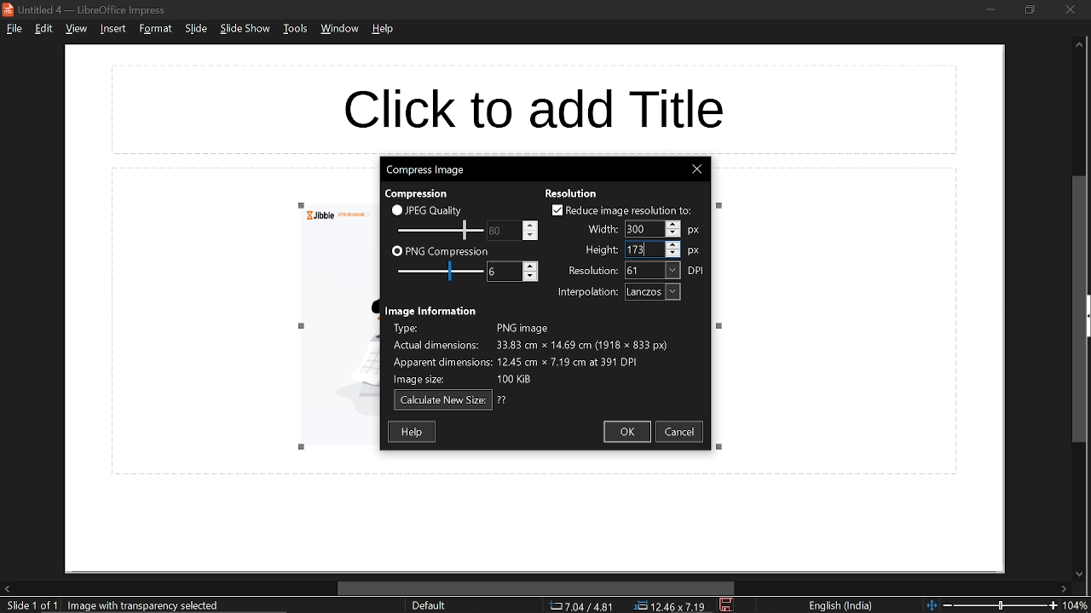  What do you see at coordinates (384, 32) in the screenshot?
I see `help` at bounding box center [384, 32].